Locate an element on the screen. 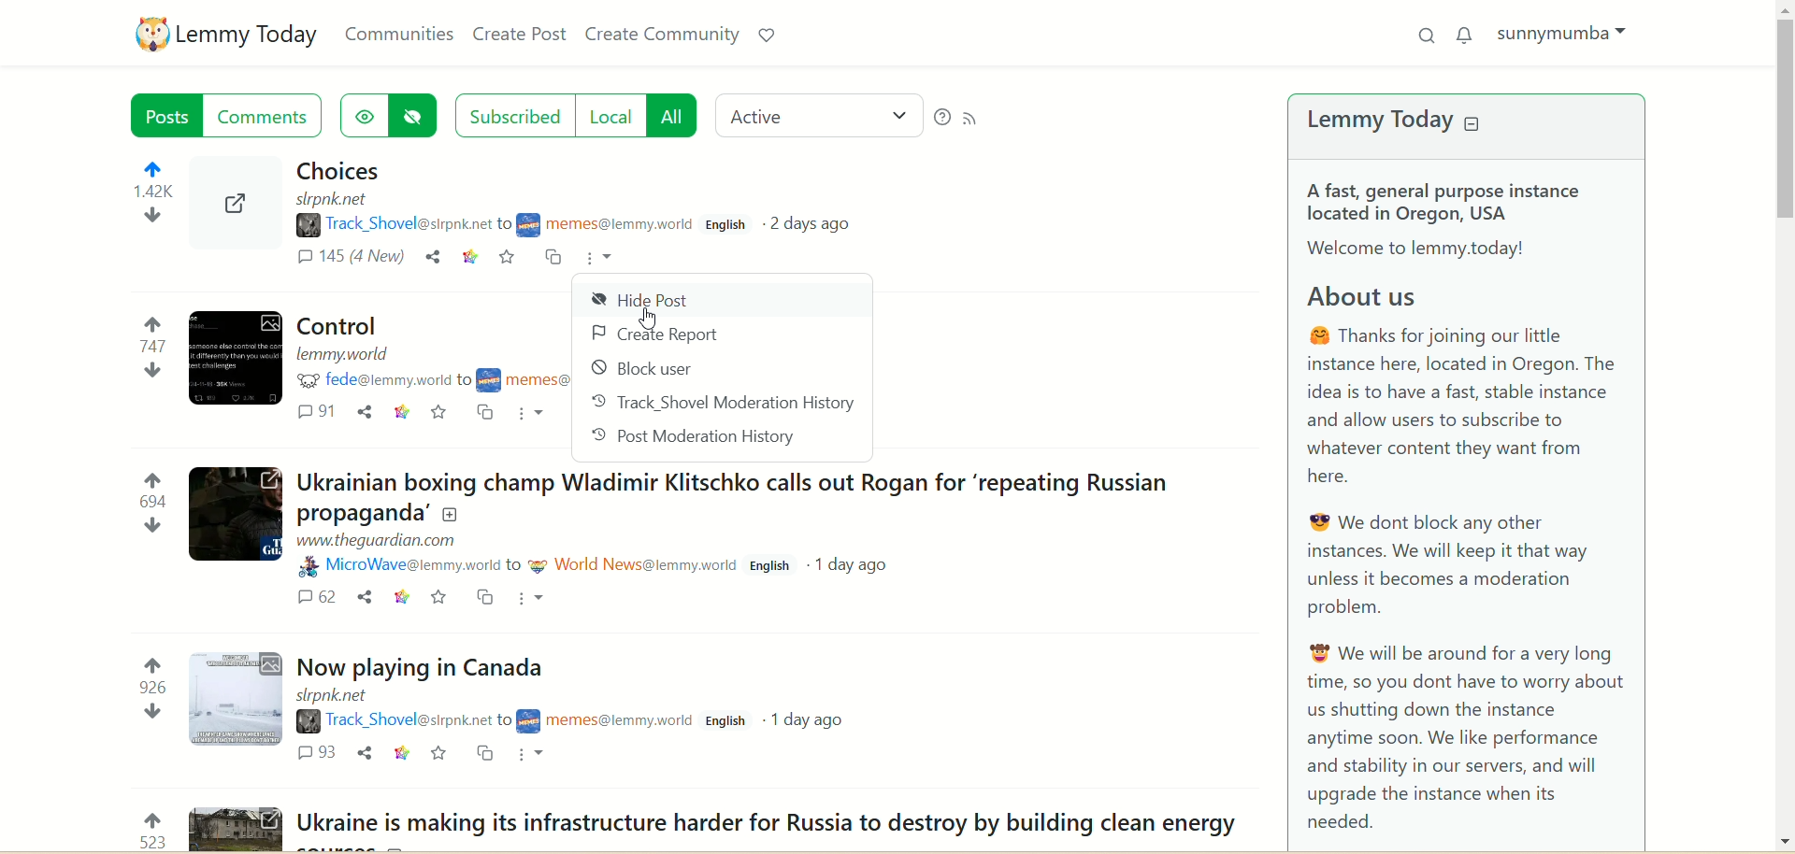  favorite is located at coordinates (443, 754).